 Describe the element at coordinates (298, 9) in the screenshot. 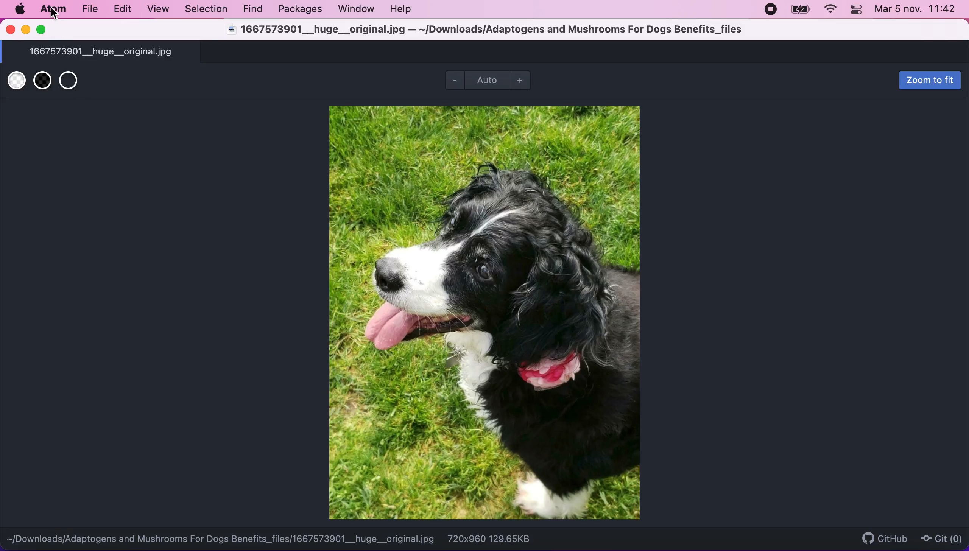

I see `packages` at that location.